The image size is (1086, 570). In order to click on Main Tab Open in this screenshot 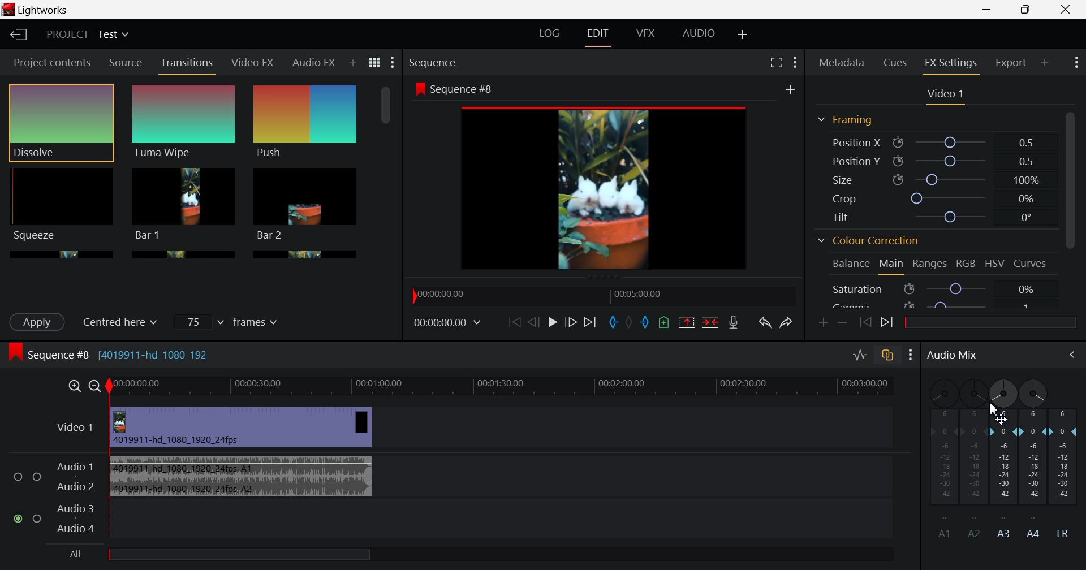, I will do `click(892, 265)`.